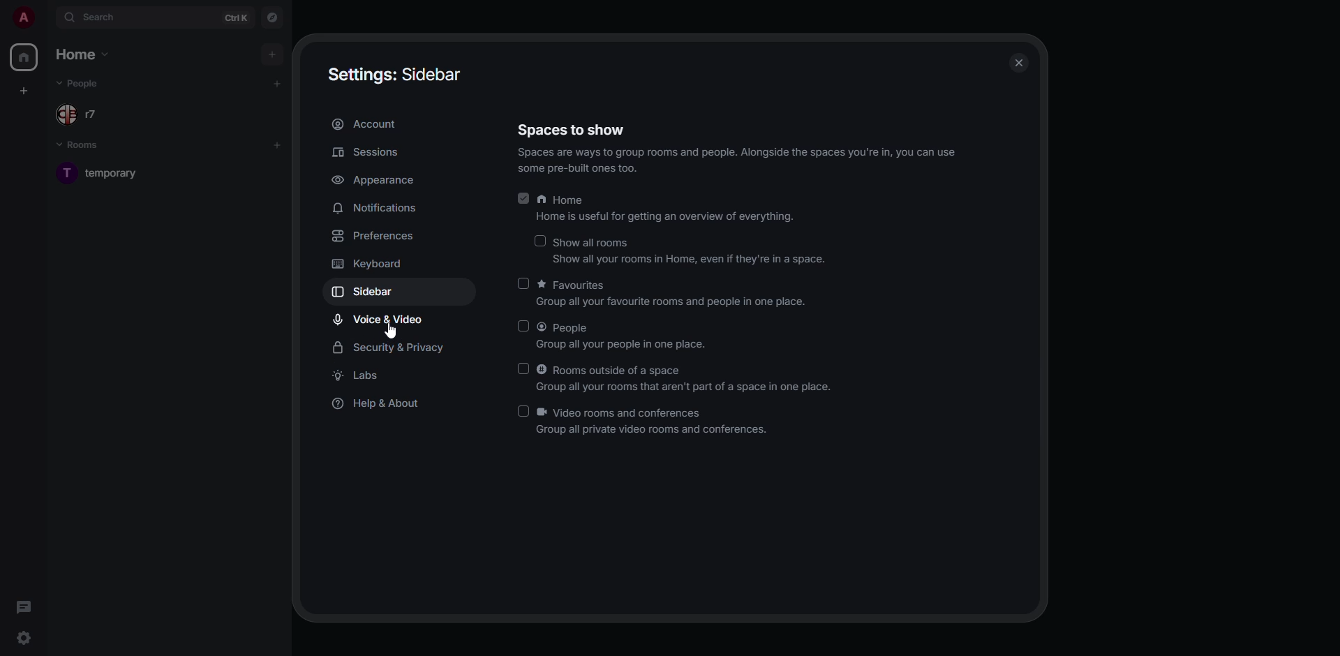 The width and height of the screenshot is (1340, 656). I want to click on home, so click(664, 207).